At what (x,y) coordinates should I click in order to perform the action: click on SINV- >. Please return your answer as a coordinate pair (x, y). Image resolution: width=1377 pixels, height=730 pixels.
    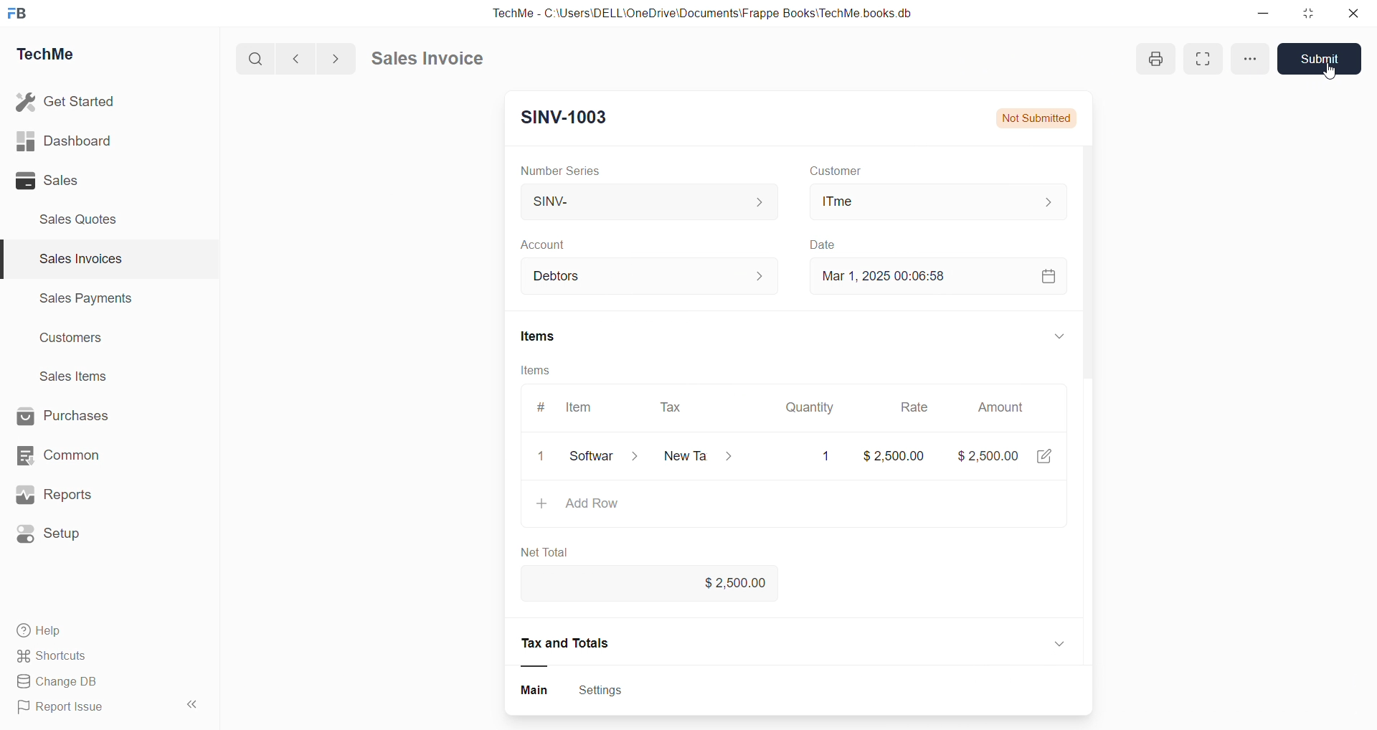
    Looking at the image, I should click on (645, 203).